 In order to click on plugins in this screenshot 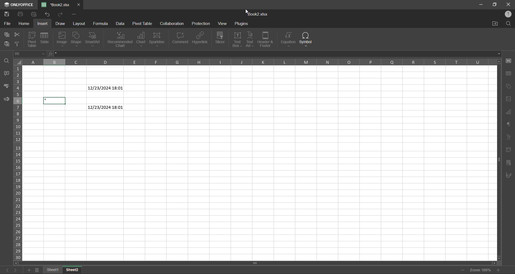, I will do `click(241, 24)`.